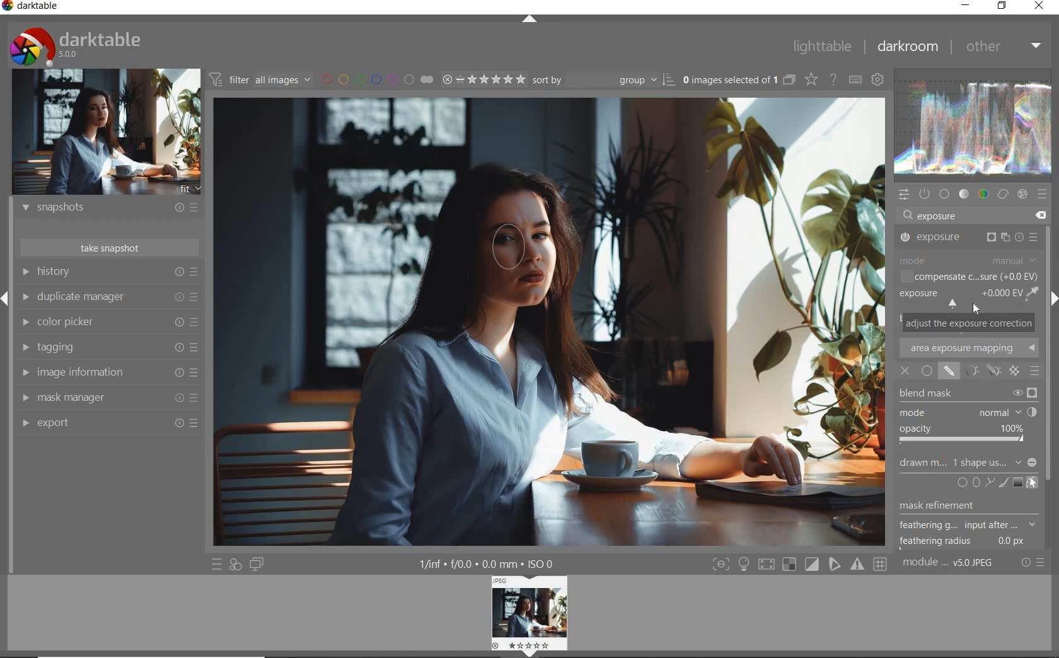 This screenshot has width=1059, height=658. I want to click on UNIFORMLY, so click(927, 371).